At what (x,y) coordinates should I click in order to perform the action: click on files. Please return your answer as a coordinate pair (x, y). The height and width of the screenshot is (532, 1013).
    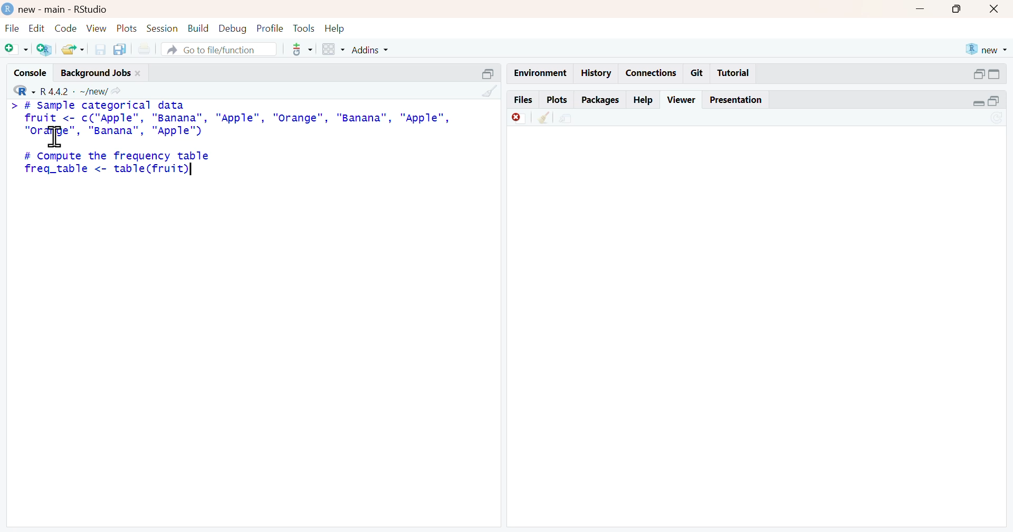
    Looking at the image, I should click on (524, 100).